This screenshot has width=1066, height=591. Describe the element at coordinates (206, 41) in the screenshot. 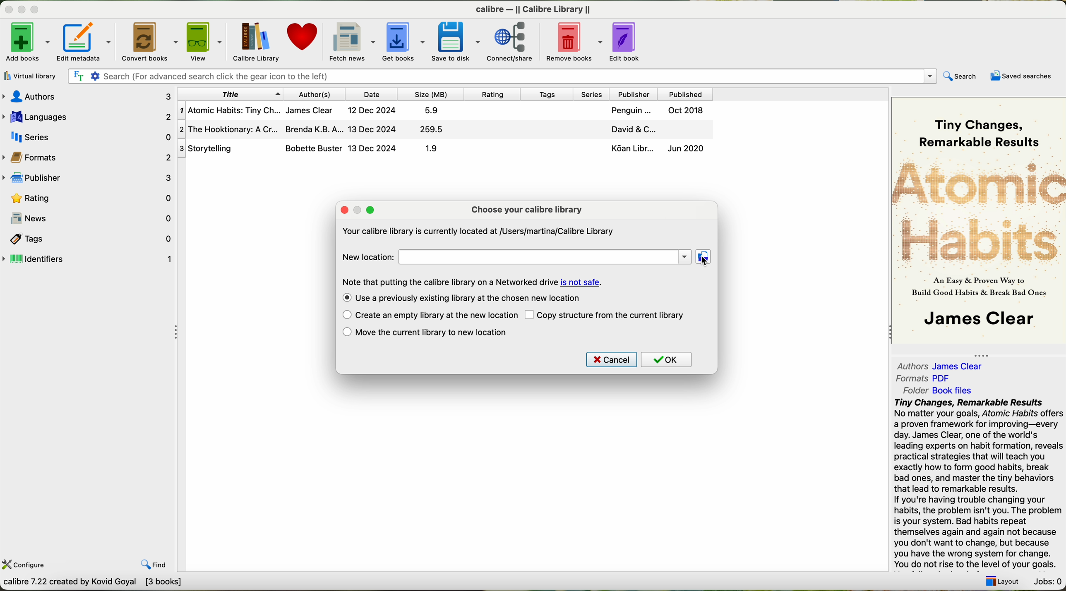

I see `view` at that location.